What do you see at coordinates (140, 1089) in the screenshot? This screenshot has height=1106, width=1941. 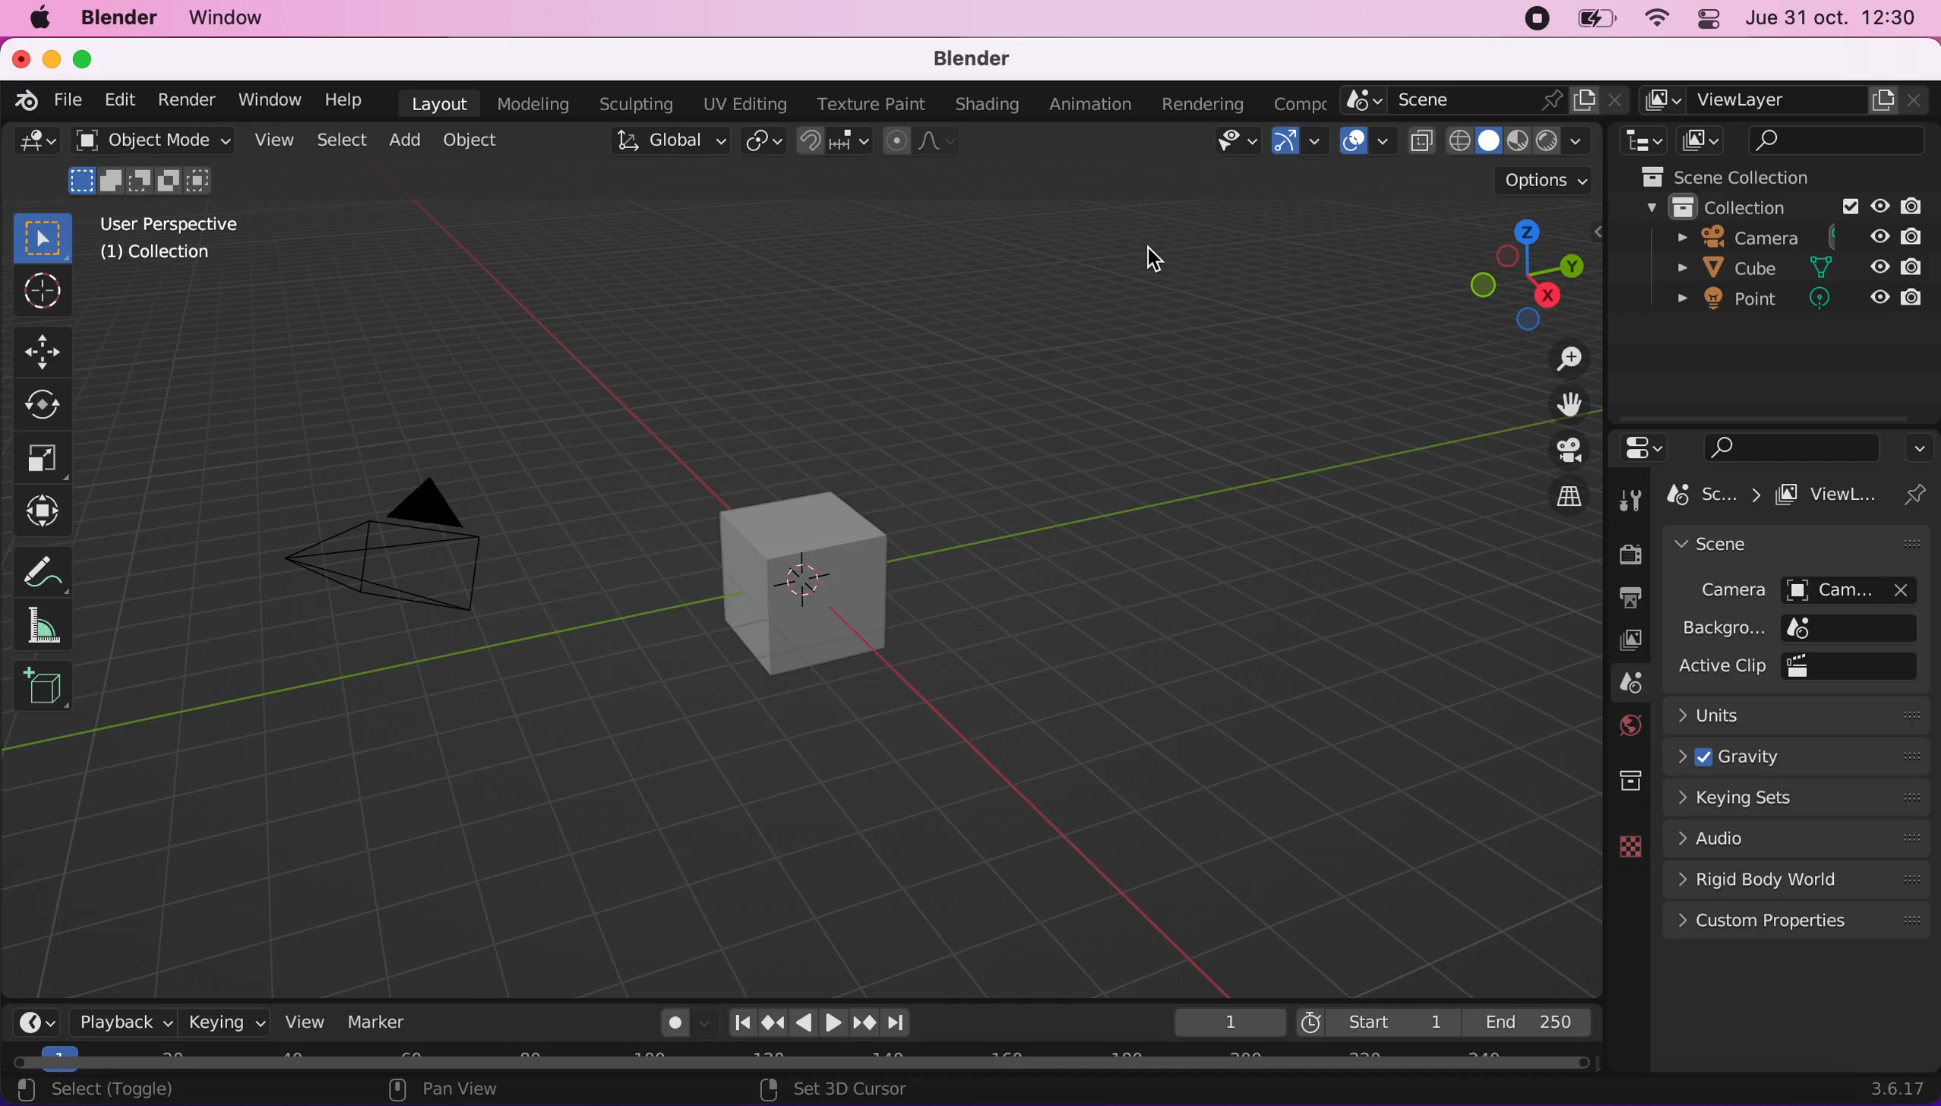 I see `select (toggle)` at bounding box center [140, 1089].